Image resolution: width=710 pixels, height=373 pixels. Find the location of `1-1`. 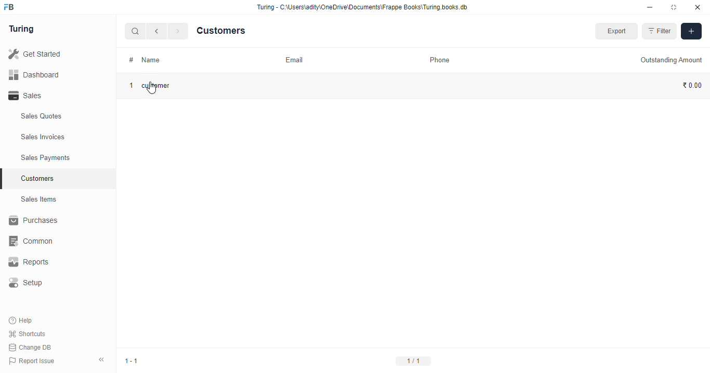

1-1 is located at coordinates (135, 360).